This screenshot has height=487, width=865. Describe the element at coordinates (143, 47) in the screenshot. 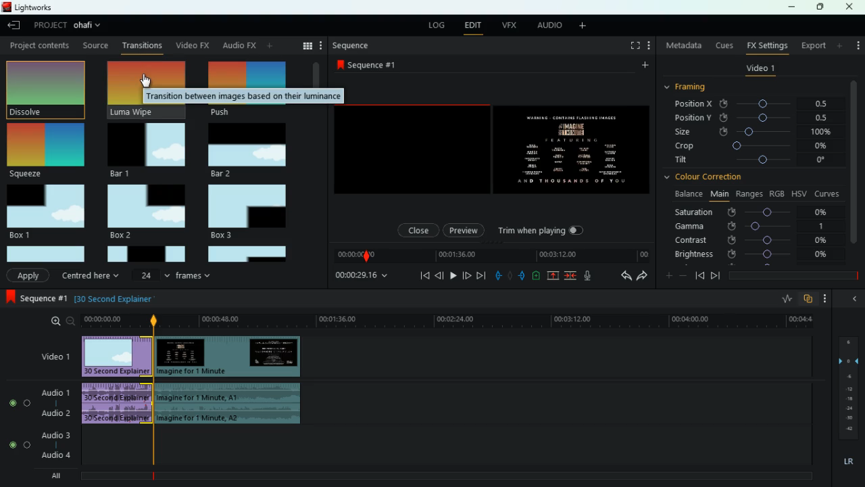

I see `transition` at that location.